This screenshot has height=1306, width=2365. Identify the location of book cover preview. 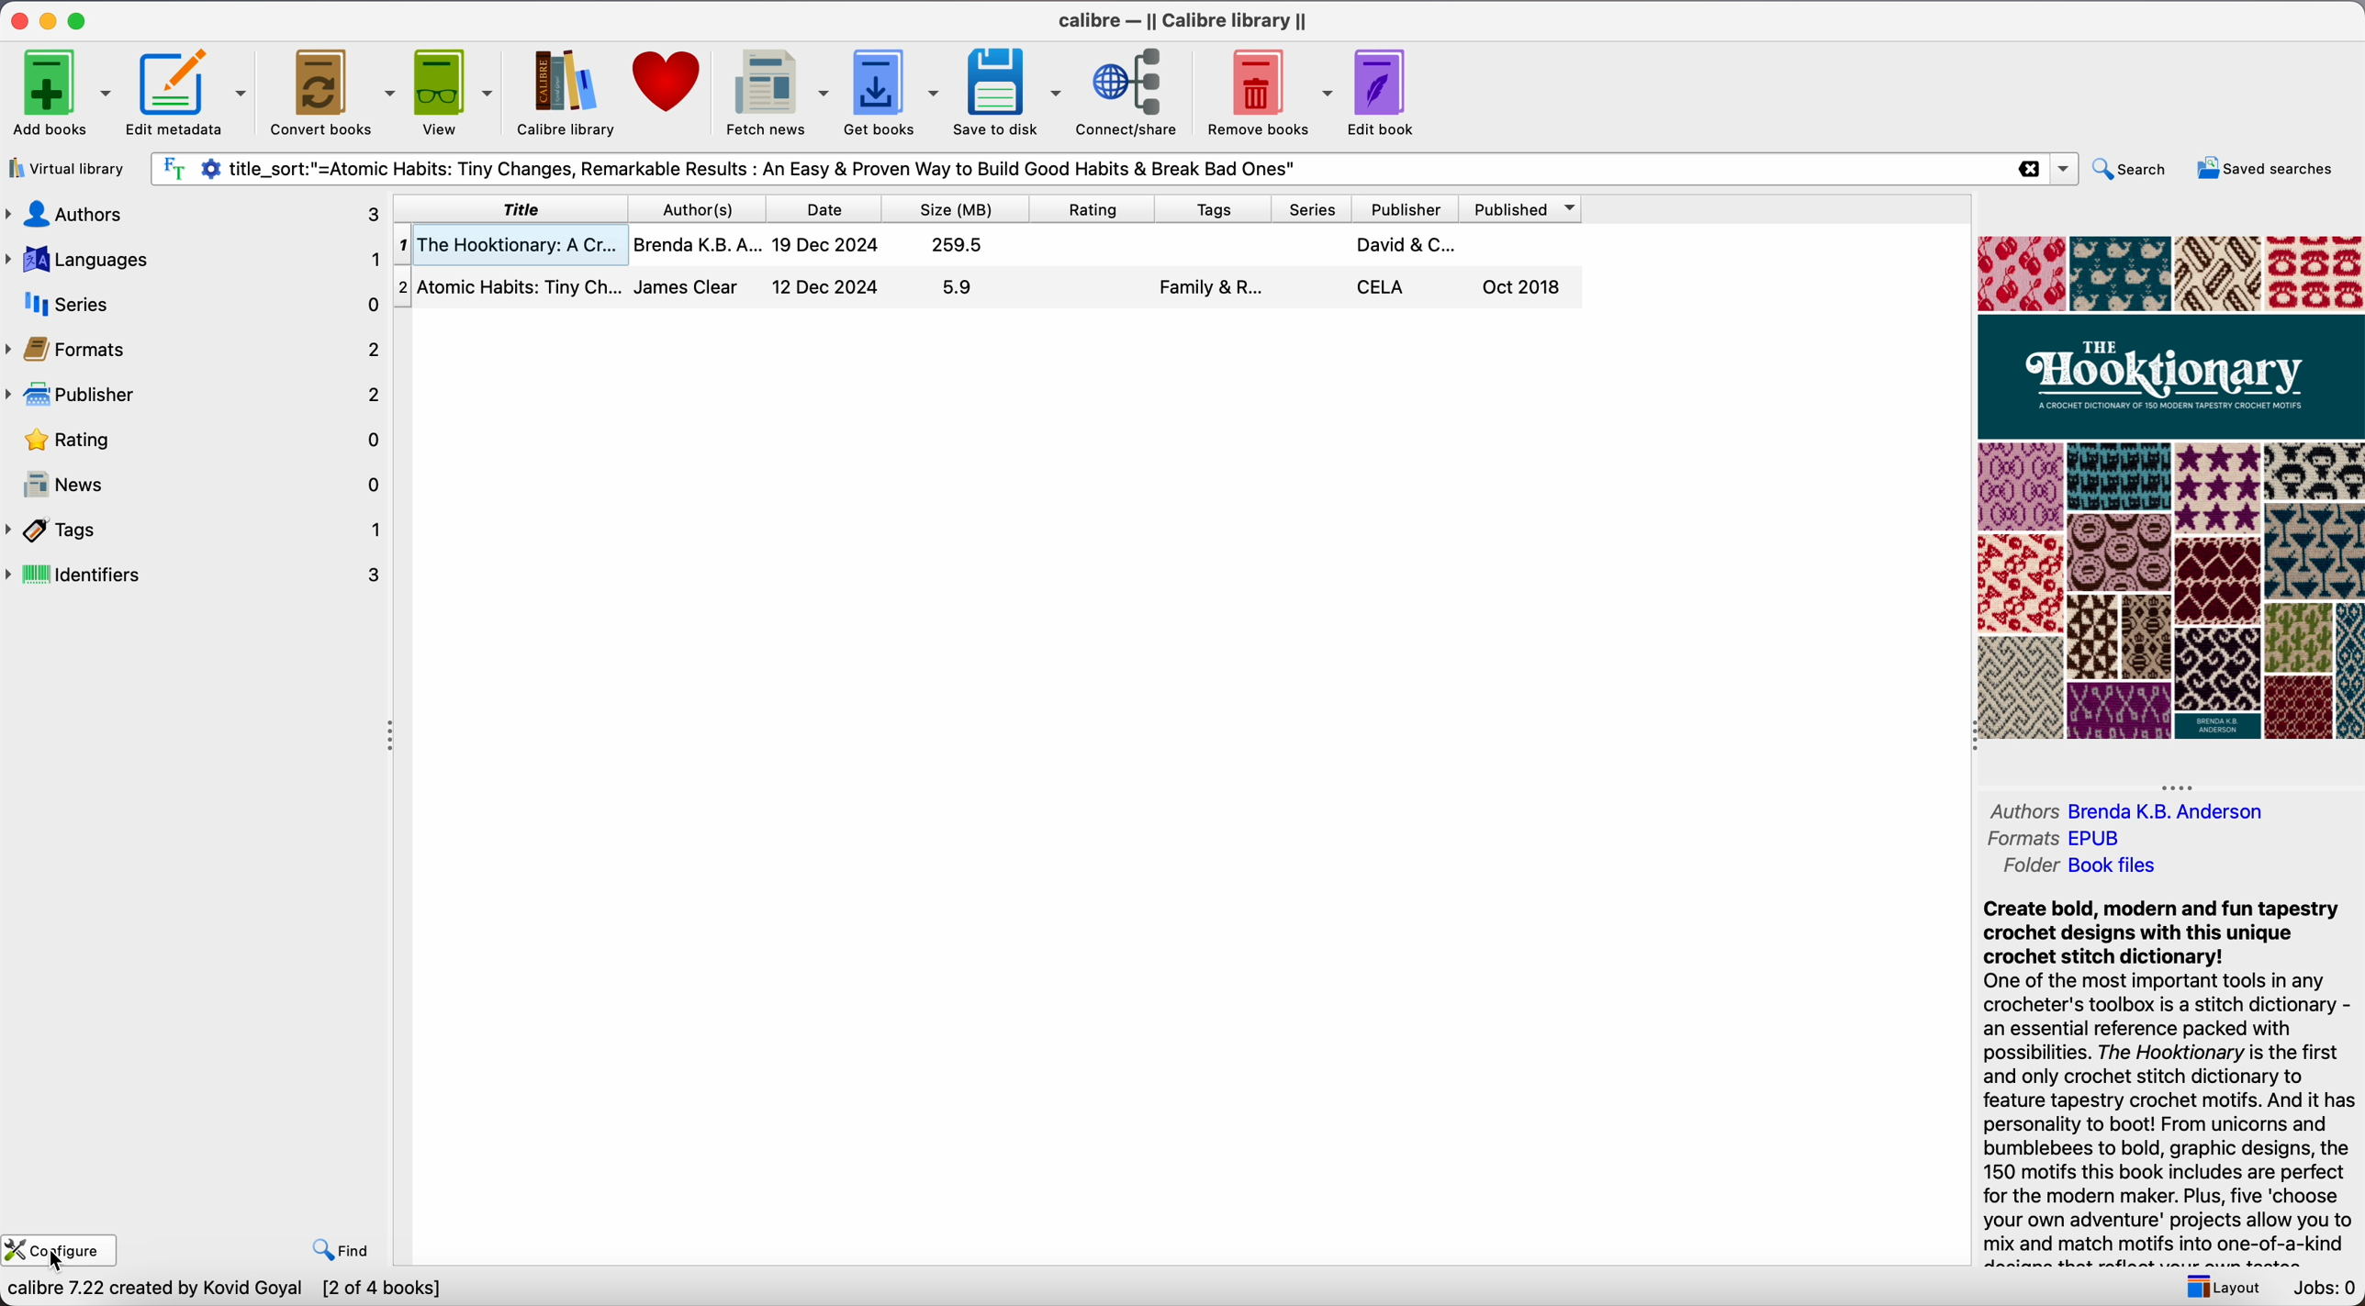
(2169, 487).